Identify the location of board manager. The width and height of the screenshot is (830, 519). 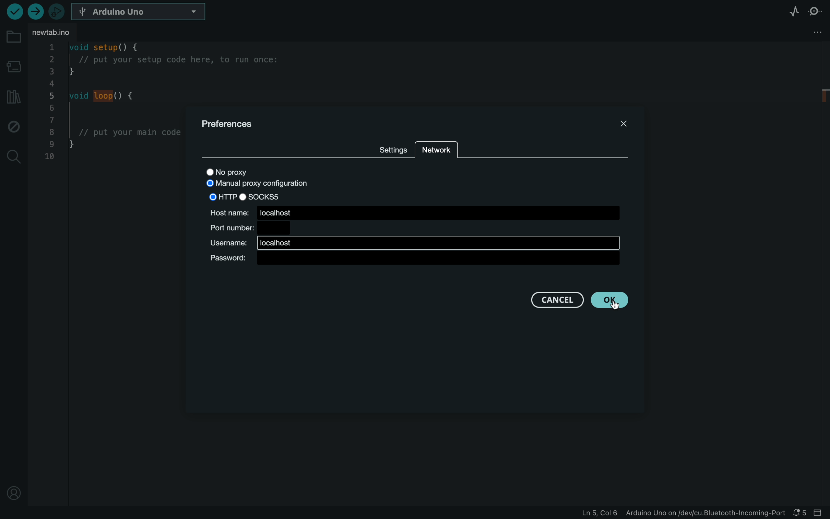
(13, 68).